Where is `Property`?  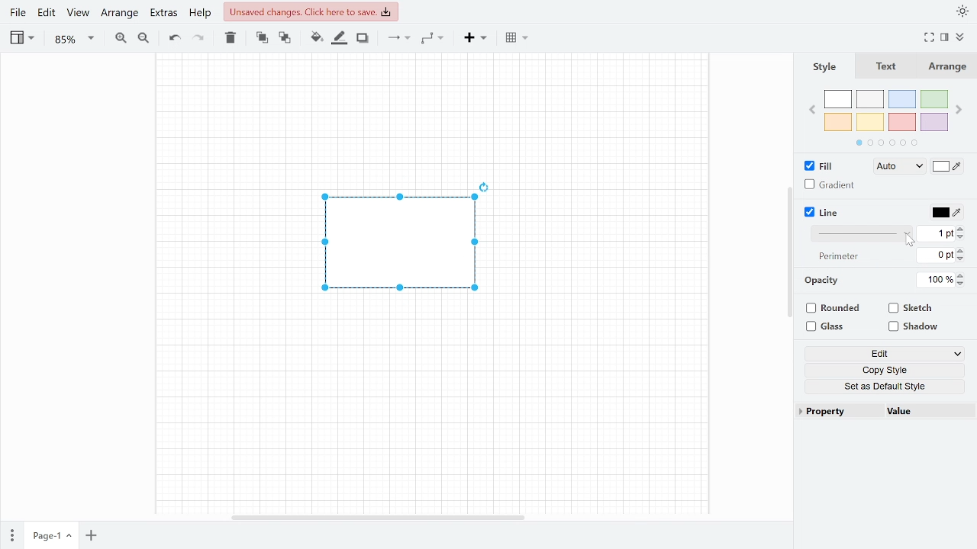
Property is located at coordinates (834, 413).